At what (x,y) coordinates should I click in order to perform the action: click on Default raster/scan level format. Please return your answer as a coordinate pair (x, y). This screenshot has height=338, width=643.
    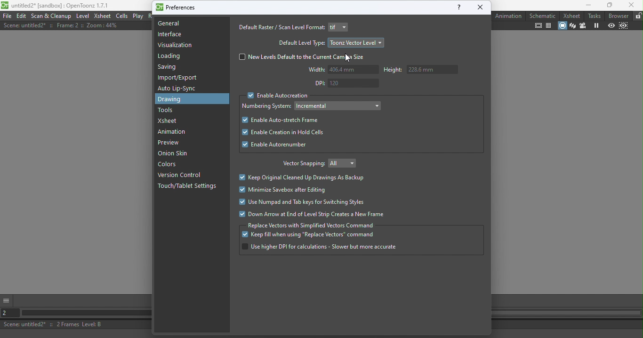
    Looking at the image, I should click on (281, 27).